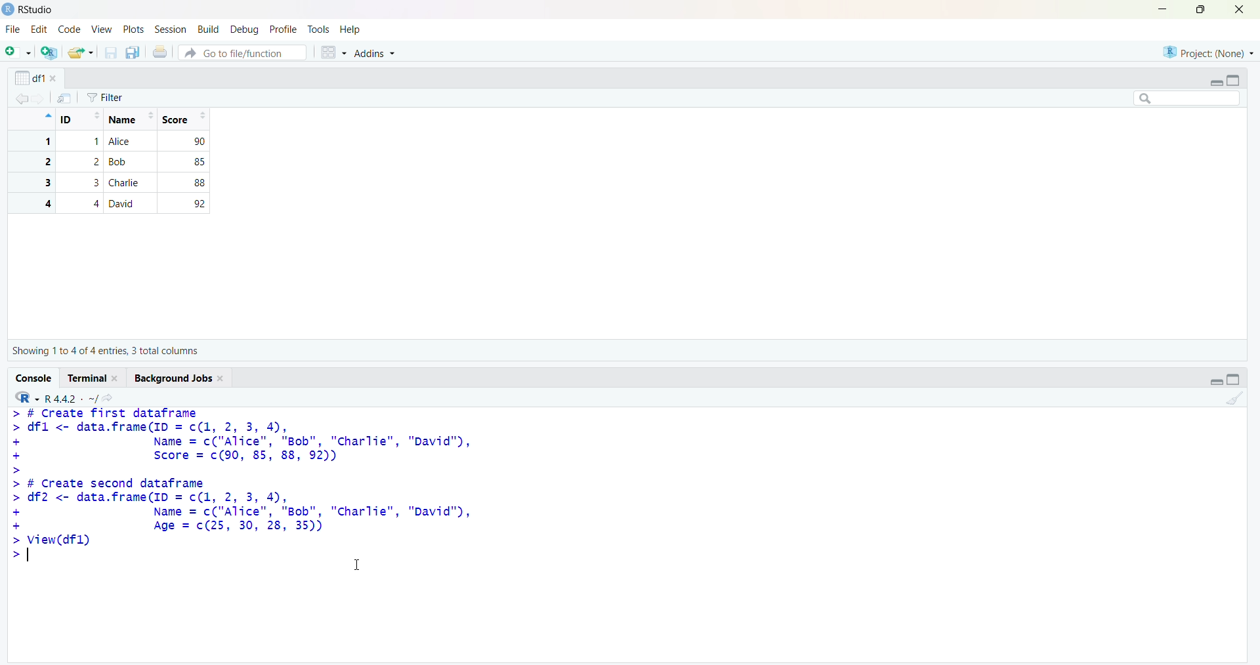  I want to click on close, so click(1240, 9).